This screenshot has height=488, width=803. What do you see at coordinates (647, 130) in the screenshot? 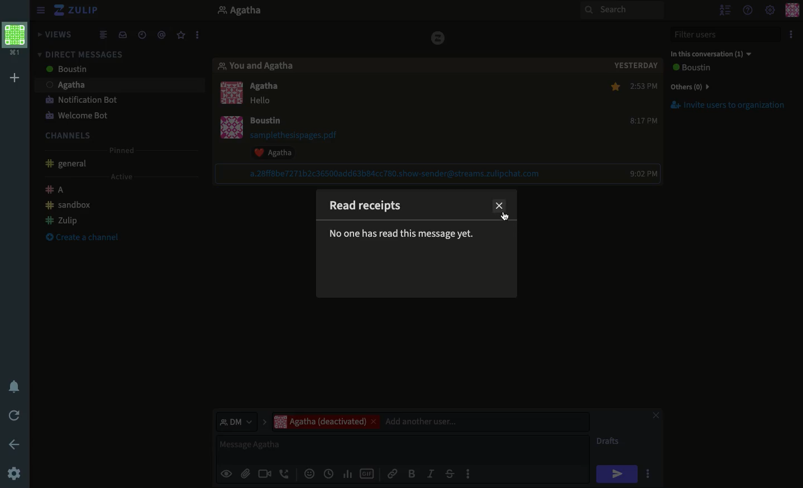
I see `Time` at bounding box center [647, 130].